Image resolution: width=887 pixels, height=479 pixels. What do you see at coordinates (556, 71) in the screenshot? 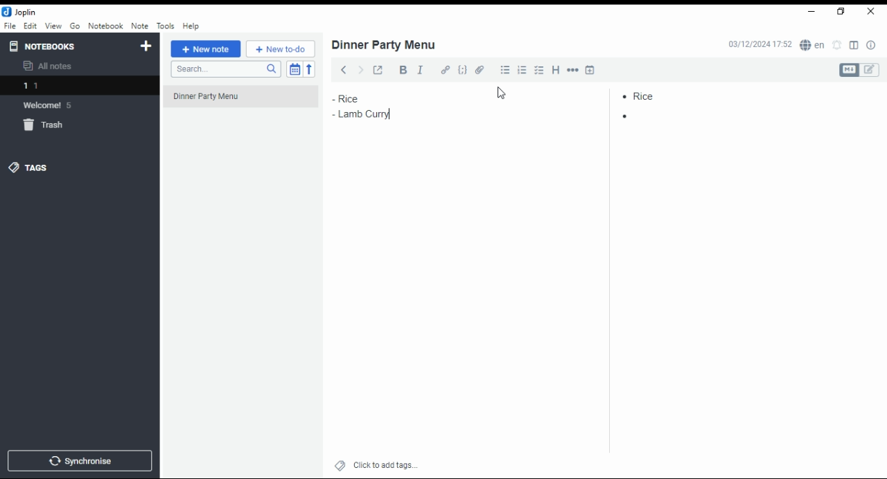
I see `heading` at bounding box center [556, 71].